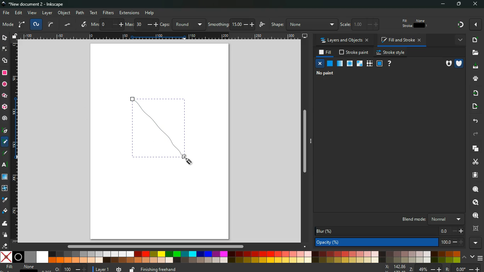 This screenshot has width=484, height=272. What do you see at coordinates (182, 24) in the screenshot?
I see `caps` at bounding box center [182, 24].